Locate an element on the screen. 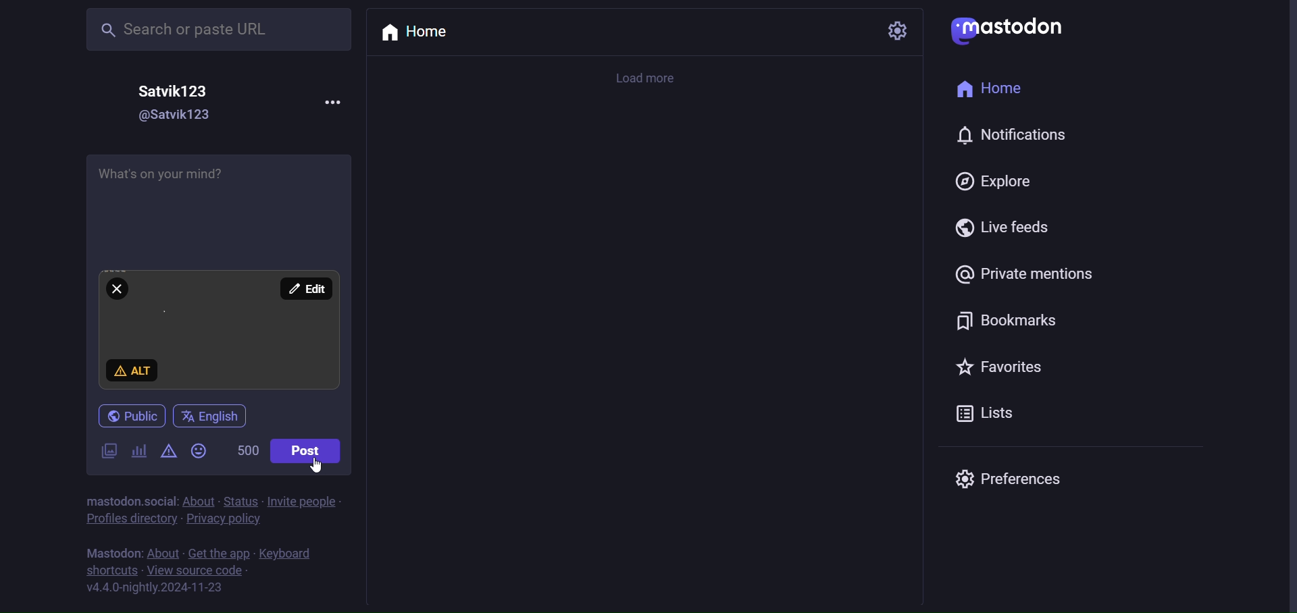 Image resolution: width=1297 pixels, height=613 pixels. keyboard is located at coordinates (284, 554).